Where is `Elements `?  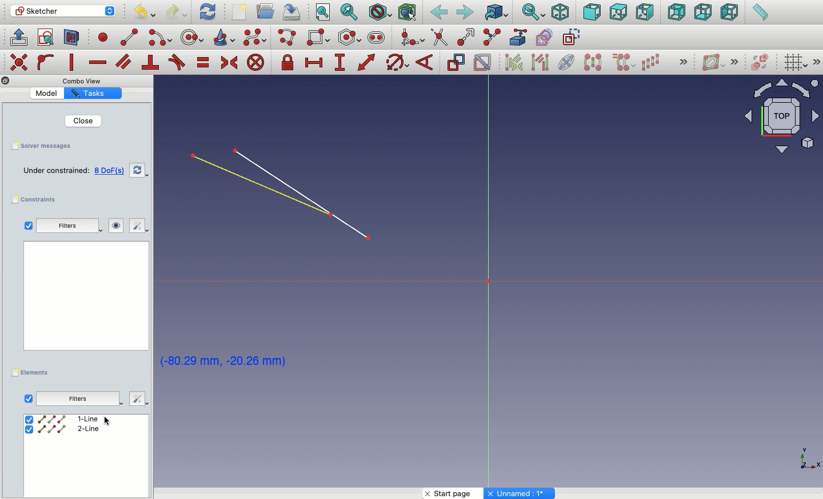 Elements  is located at coordinates (33, 372).